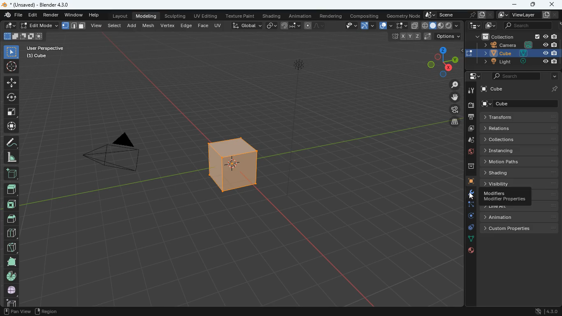 This screenshot has width=562, height=316. I want to click on public, so click(471, 251).